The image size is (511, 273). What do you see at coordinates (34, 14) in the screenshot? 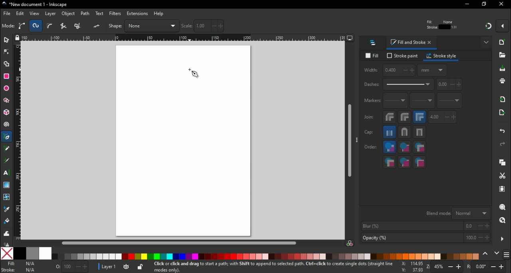
I see `view` at bounding box center [34, 14].